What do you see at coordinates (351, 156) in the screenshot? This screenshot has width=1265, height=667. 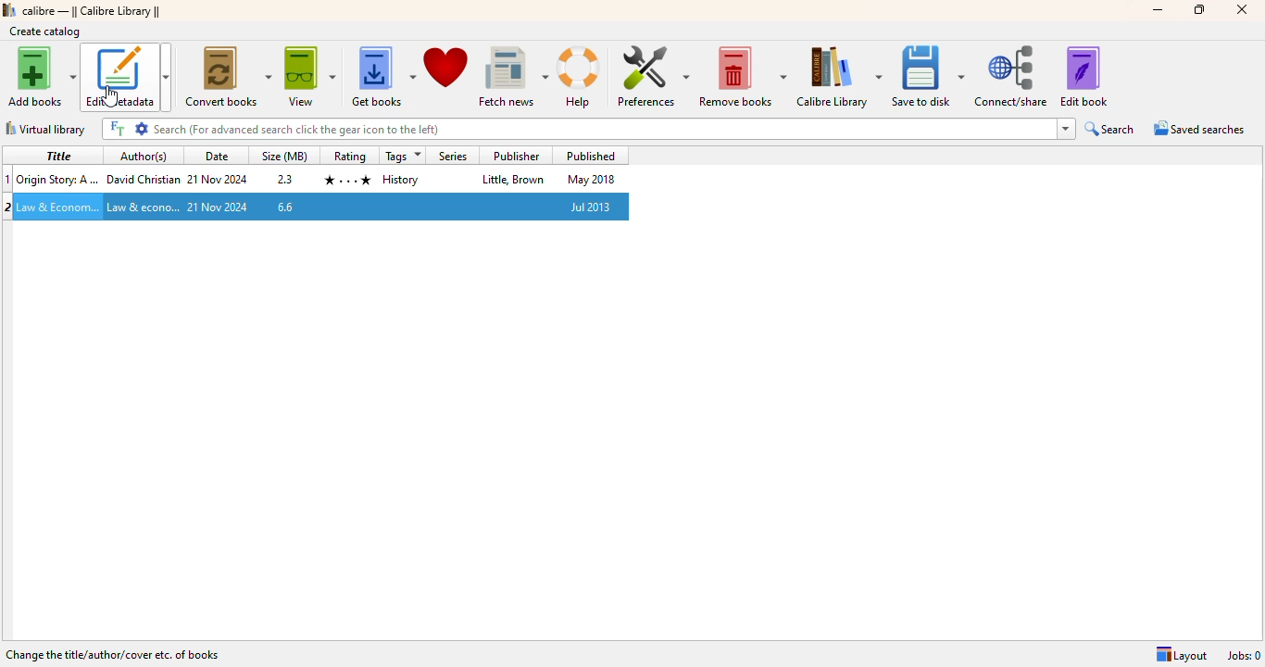 I see `rating` at bounding box center [351, 156].